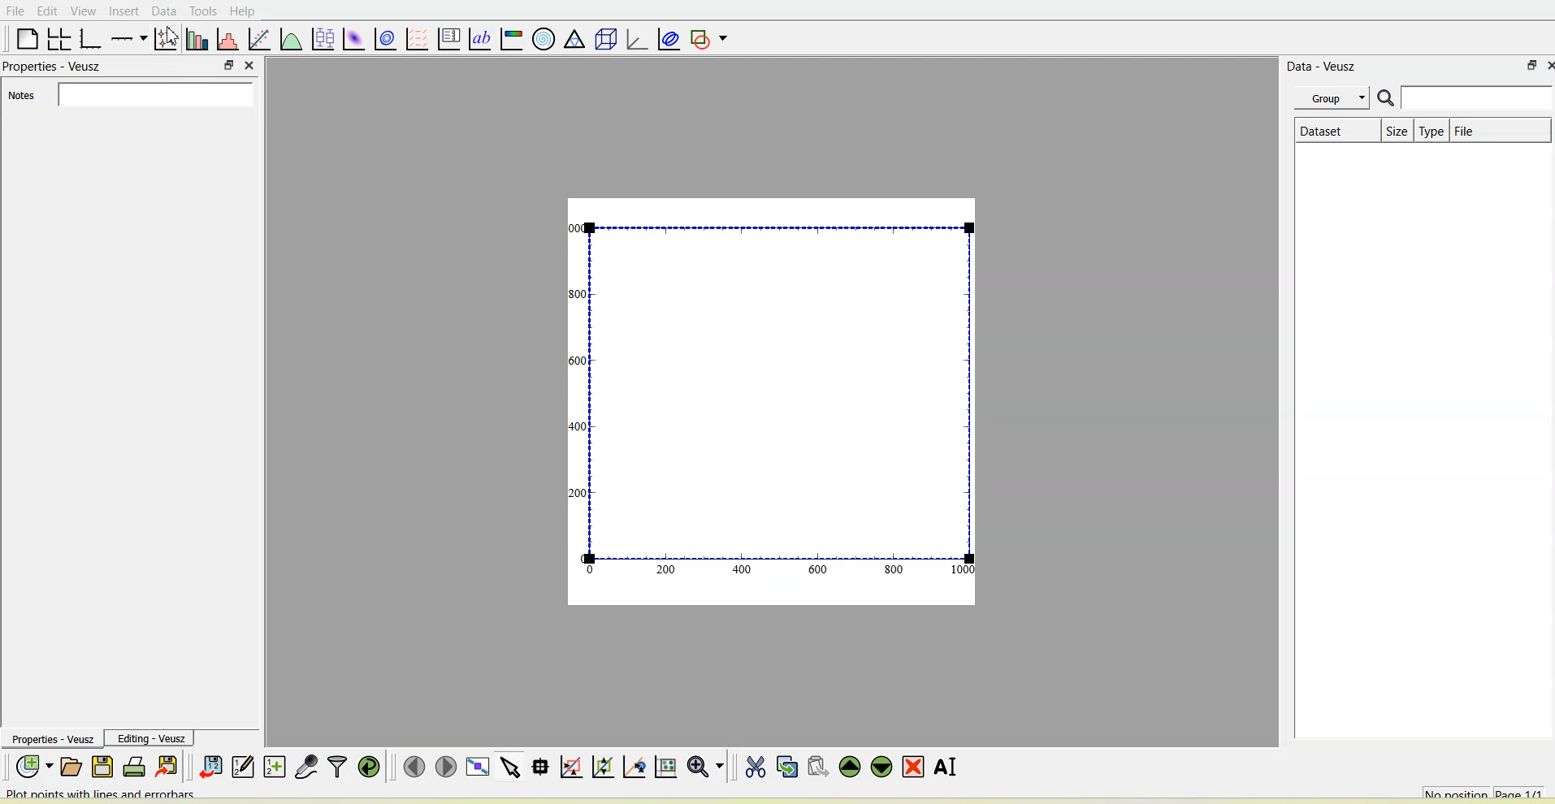  I want to click on Paste widget from the clipboard, so click(818, 767).